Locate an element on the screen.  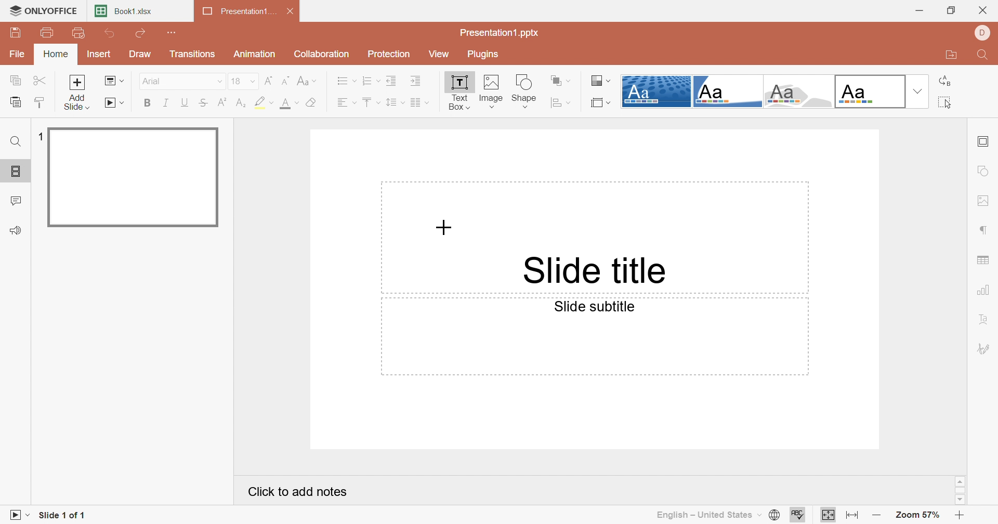
Highlight color is located at coordinates (264, 102).